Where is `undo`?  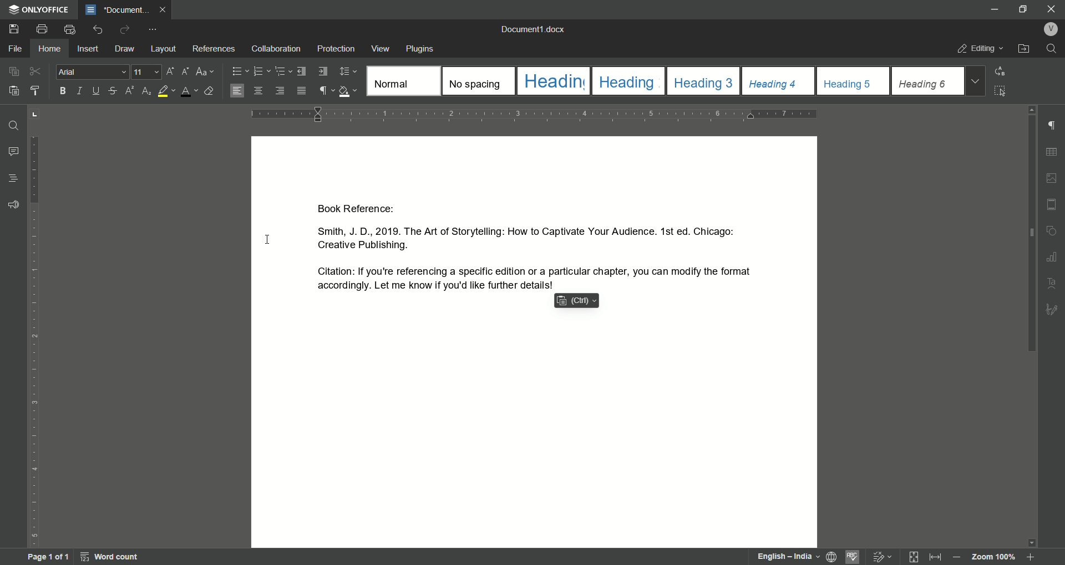 undo is located at coordinates (97, 30).